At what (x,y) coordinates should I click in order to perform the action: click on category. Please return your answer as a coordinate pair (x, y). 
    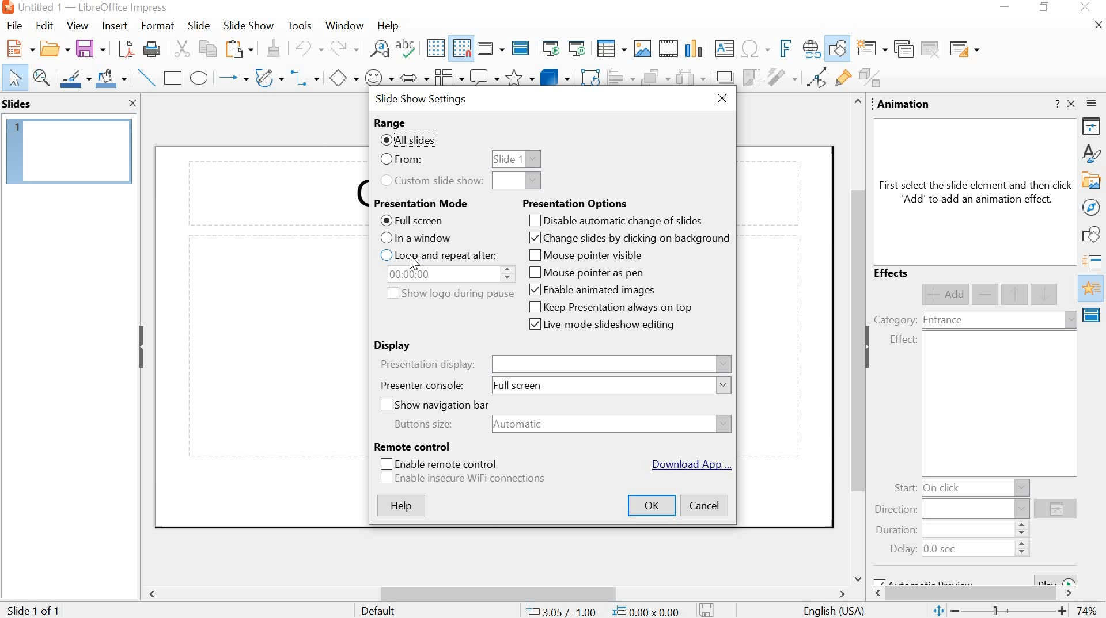
    Looking at the image, I should click on (895, 319).